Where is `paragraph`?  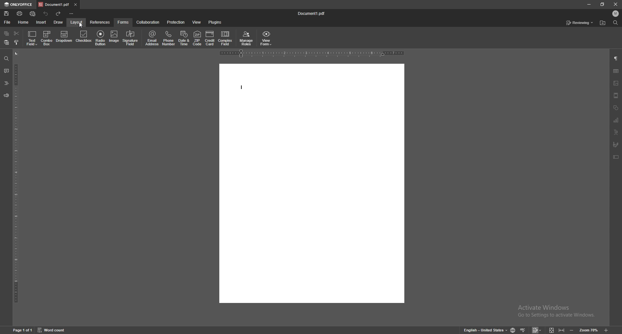
paragraph is located at coordinates (616, 59).